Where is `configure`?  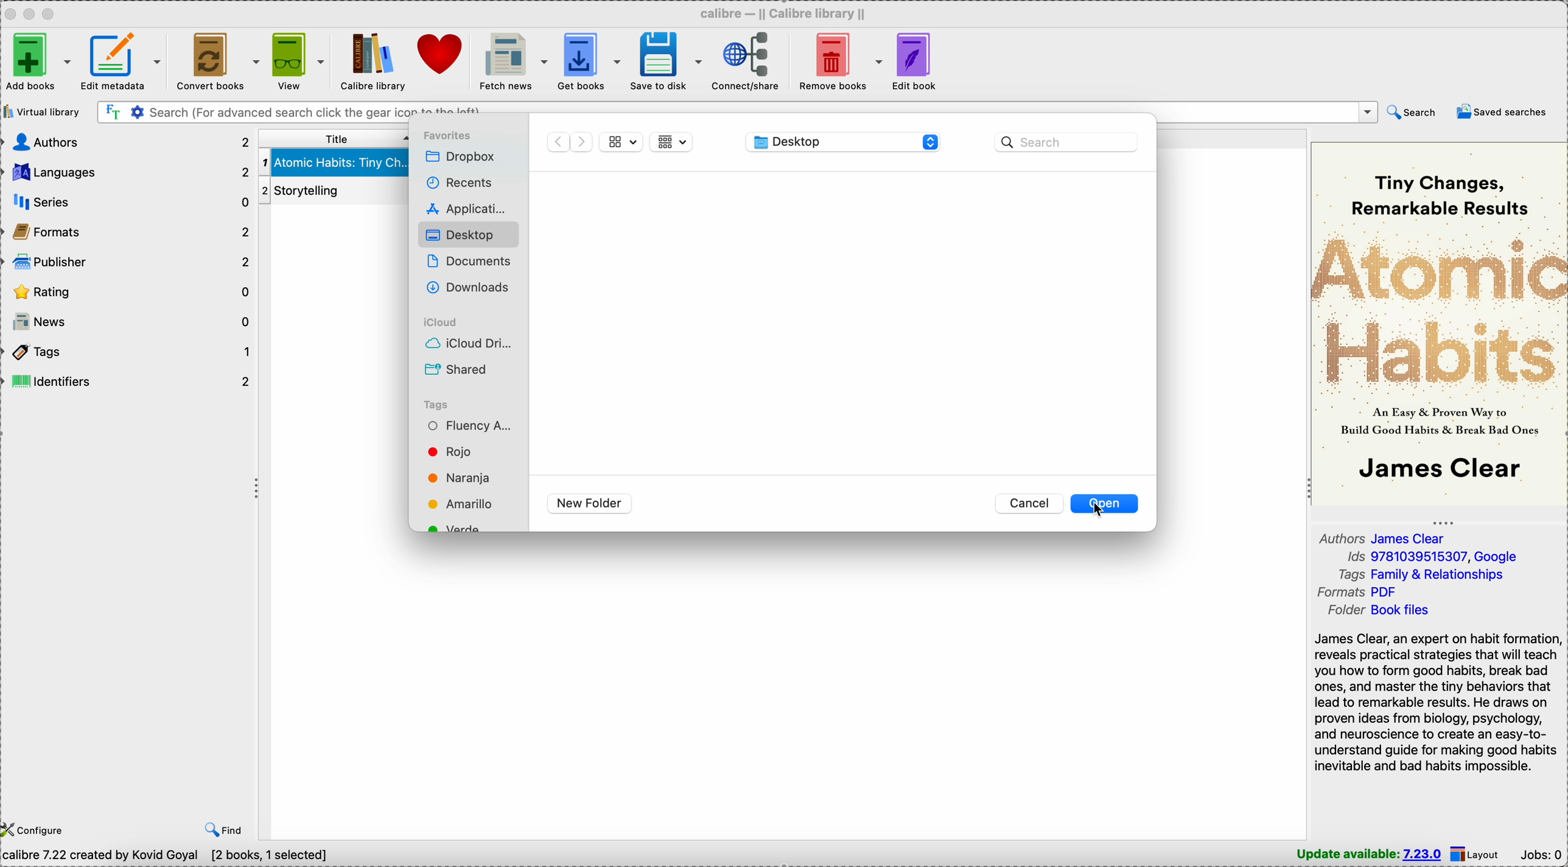 configure is located at coordinates (37, 828).